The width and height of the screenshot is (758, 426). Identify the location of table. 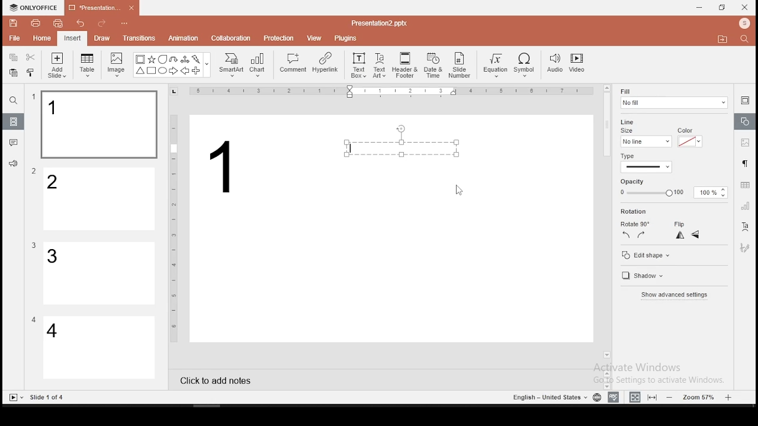
(89, 66).